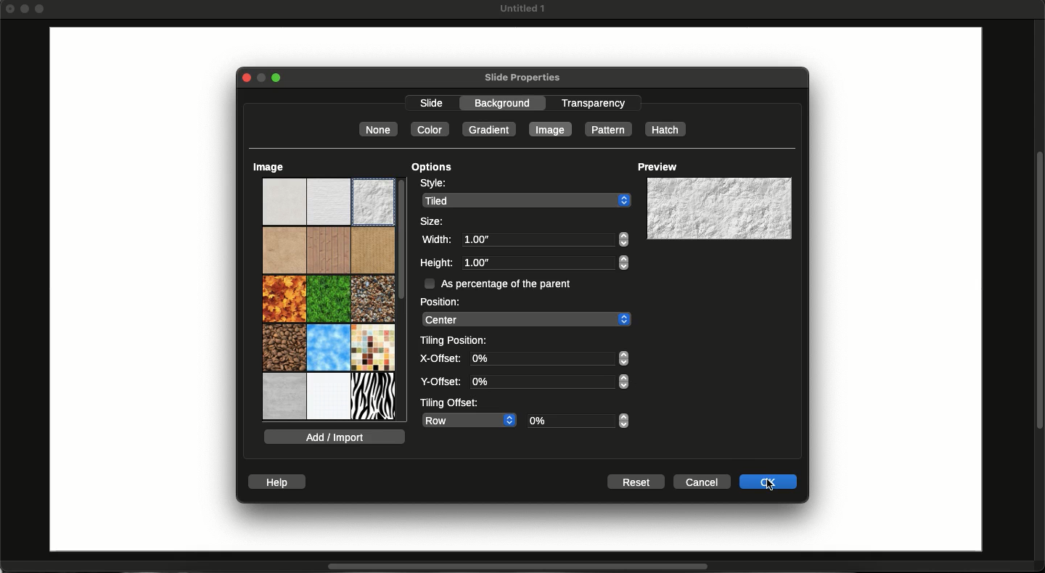  I want to click on OK, so click(769, 481).